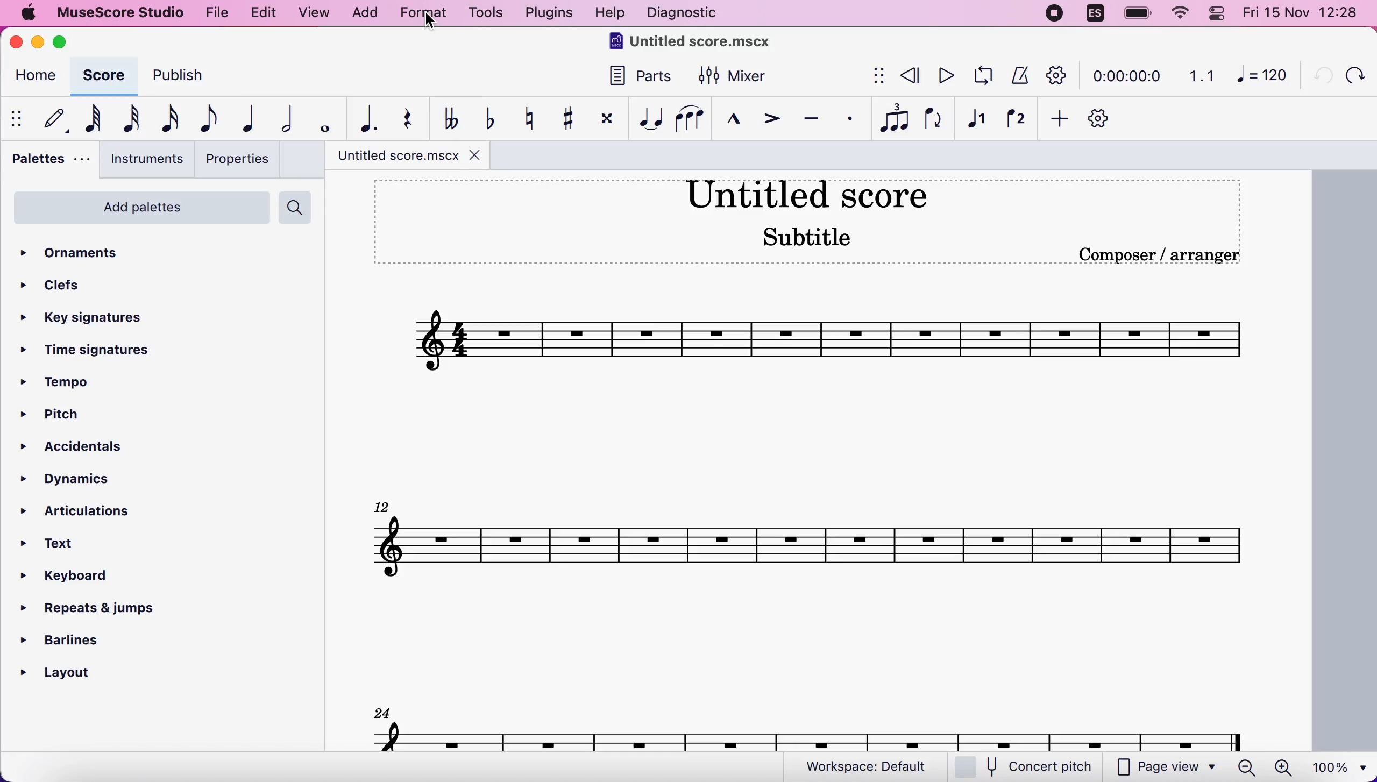  I want to click on default, so click(50, 118).